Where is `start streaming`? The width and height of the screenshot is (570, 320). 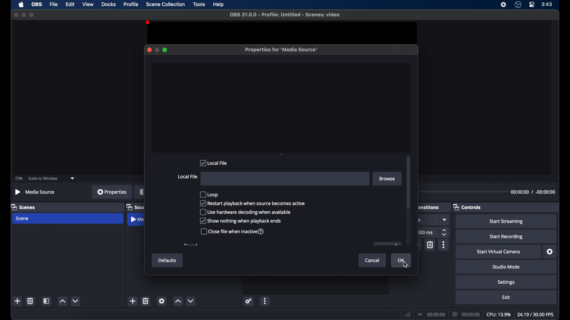
start streaming is located at coordinates (506, 222).